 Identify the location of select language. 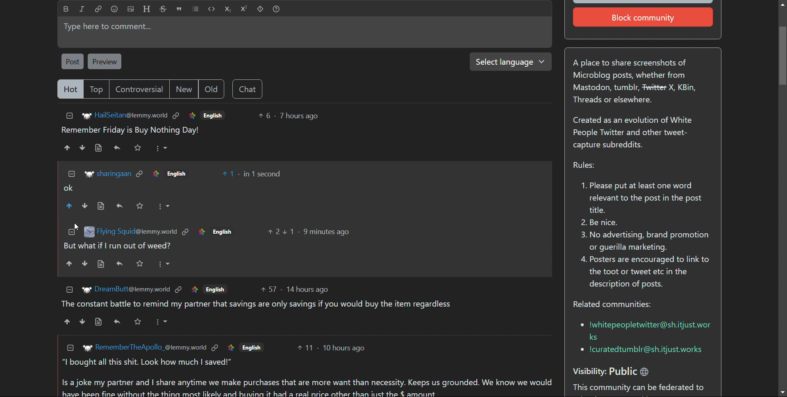
(507, 61).